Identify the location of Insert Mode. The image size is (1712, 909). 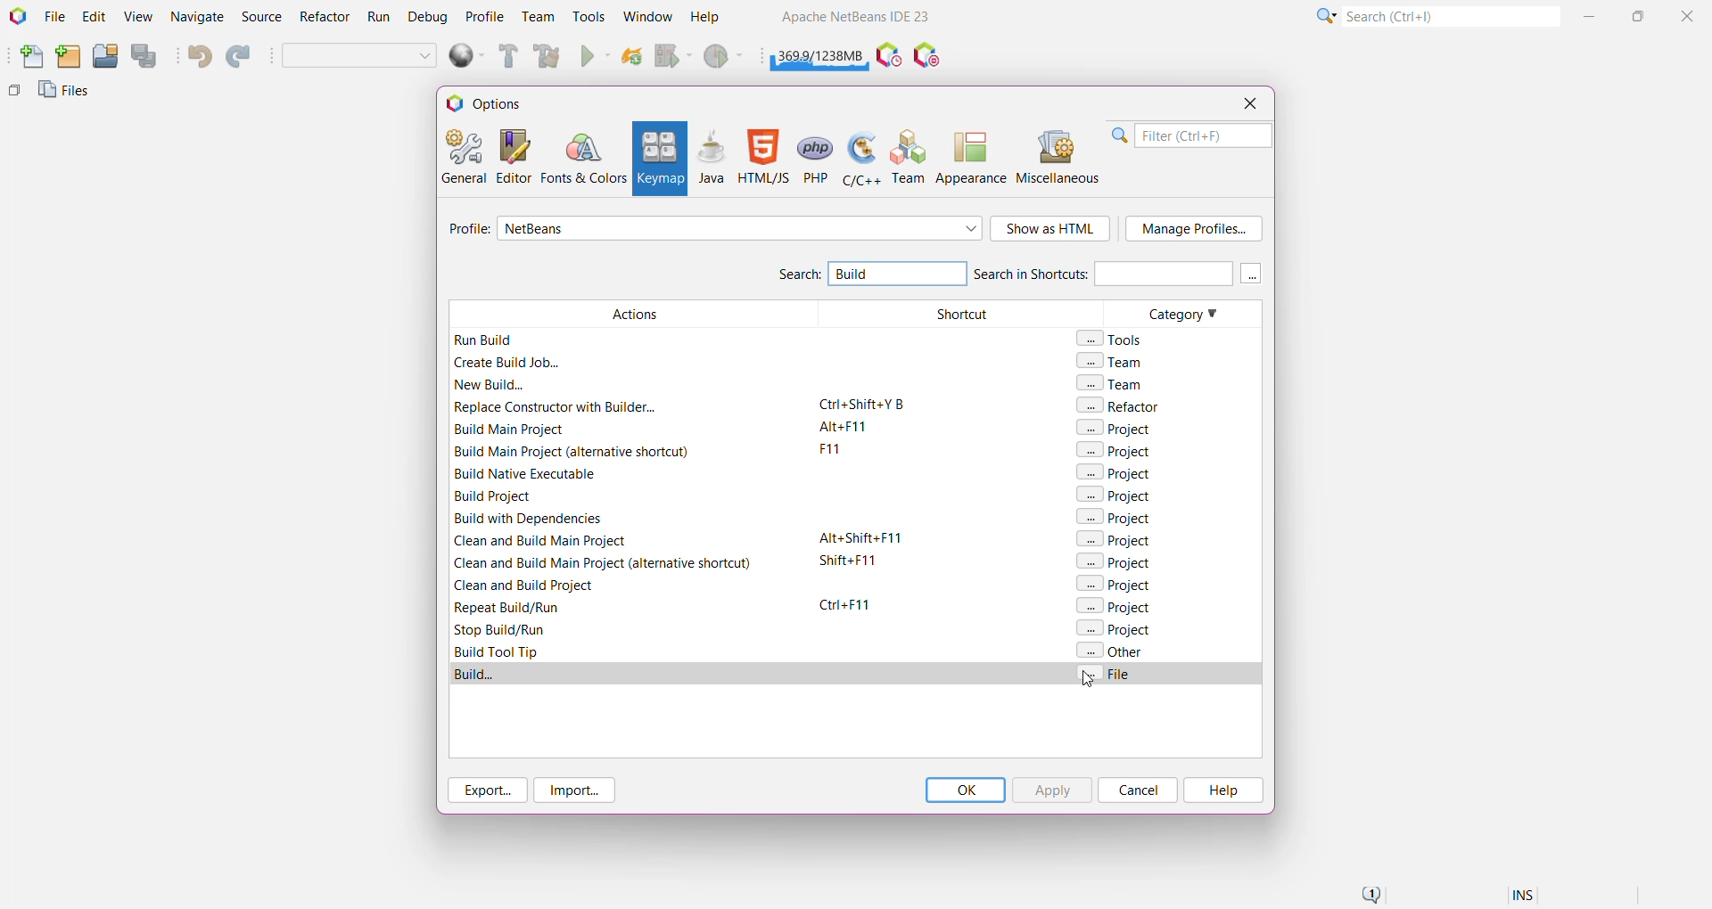
(1525, 897).